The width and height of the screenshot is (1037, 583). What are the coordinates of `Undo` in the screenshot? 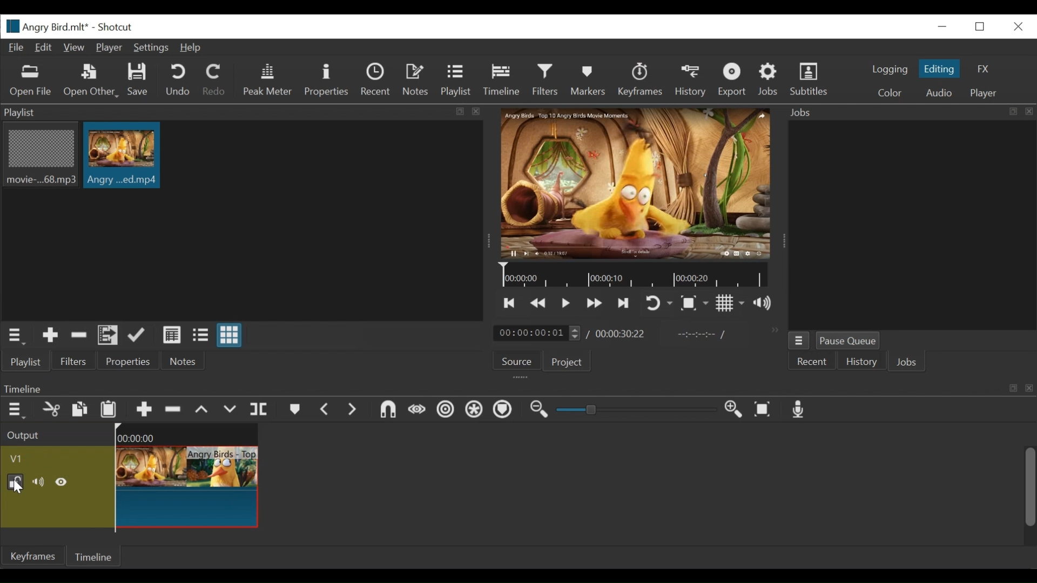 It's located at (177, 80).